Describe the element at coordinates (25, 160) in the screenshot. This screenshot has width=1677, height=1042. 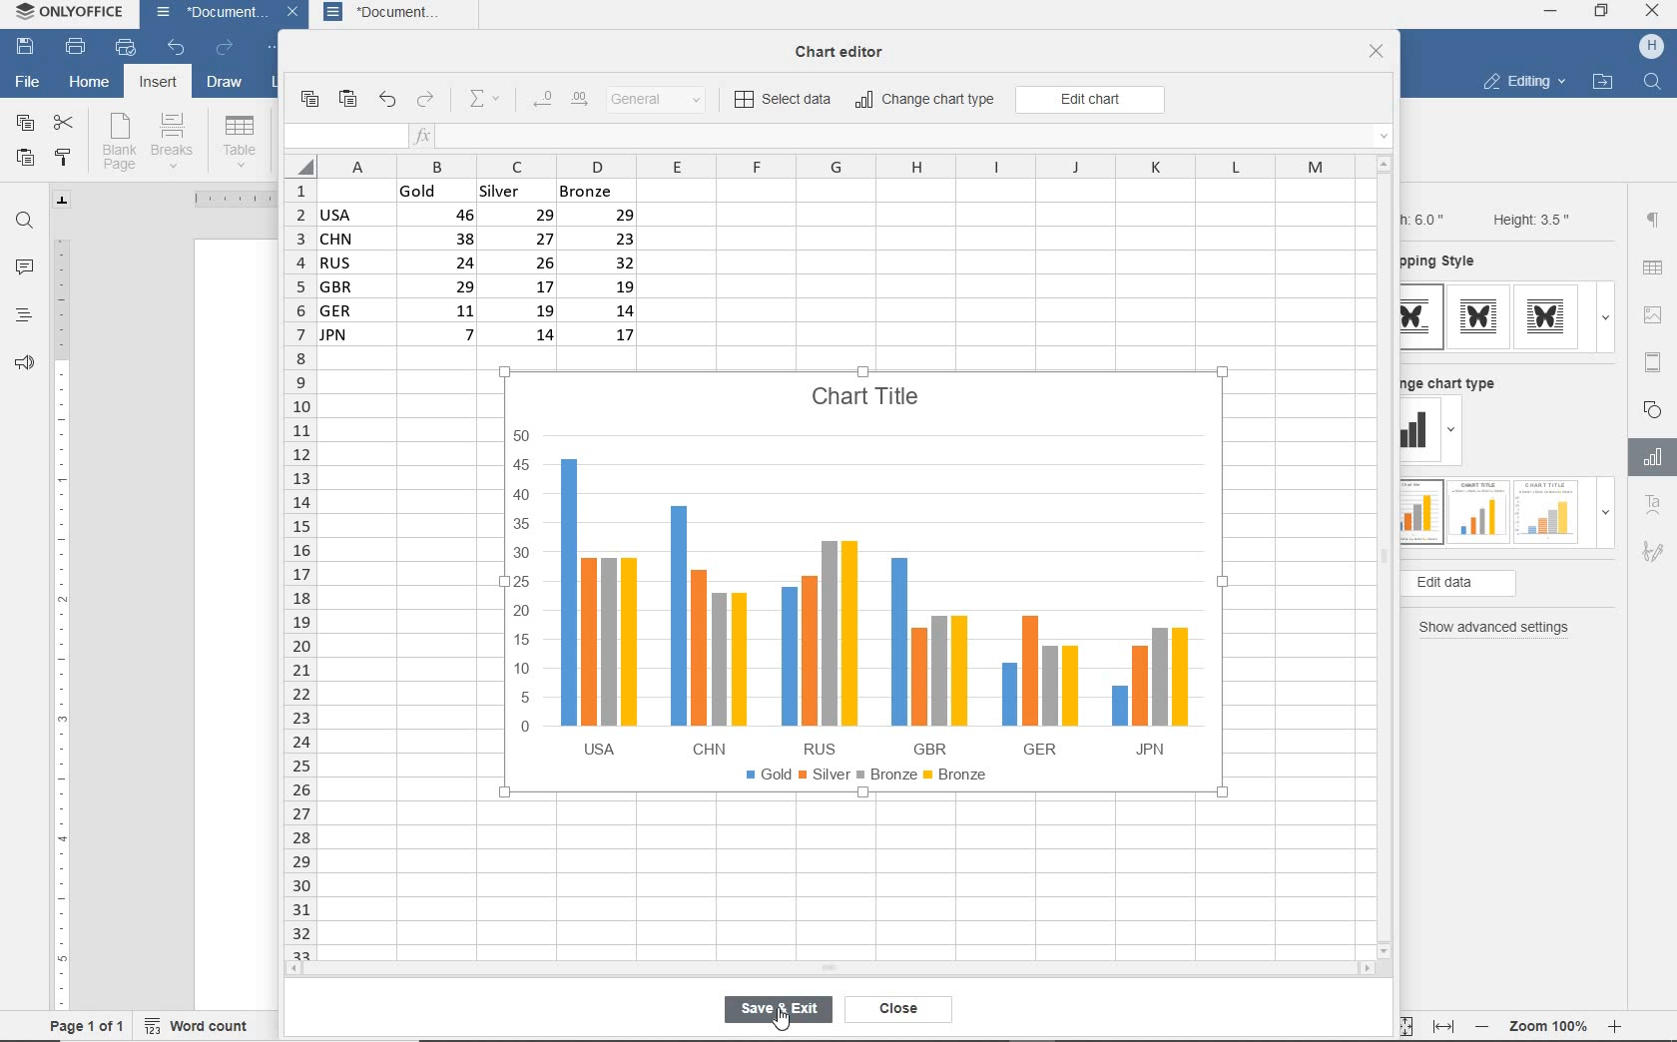
I see `paste` at that location.